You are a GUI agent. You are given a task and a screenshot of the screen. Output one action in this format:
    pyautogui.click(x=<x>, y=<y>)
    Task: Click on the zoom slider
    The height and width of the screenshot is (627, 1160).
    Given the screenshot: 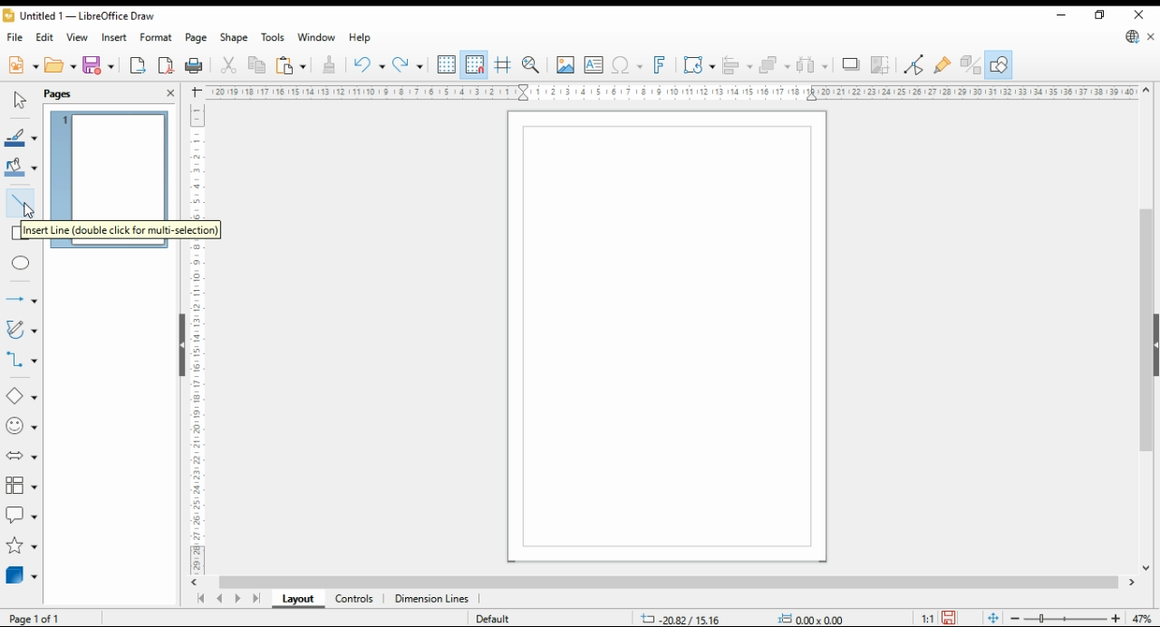 What is the action you would take?
    pyautogui.click(x=1067, y=620)
    